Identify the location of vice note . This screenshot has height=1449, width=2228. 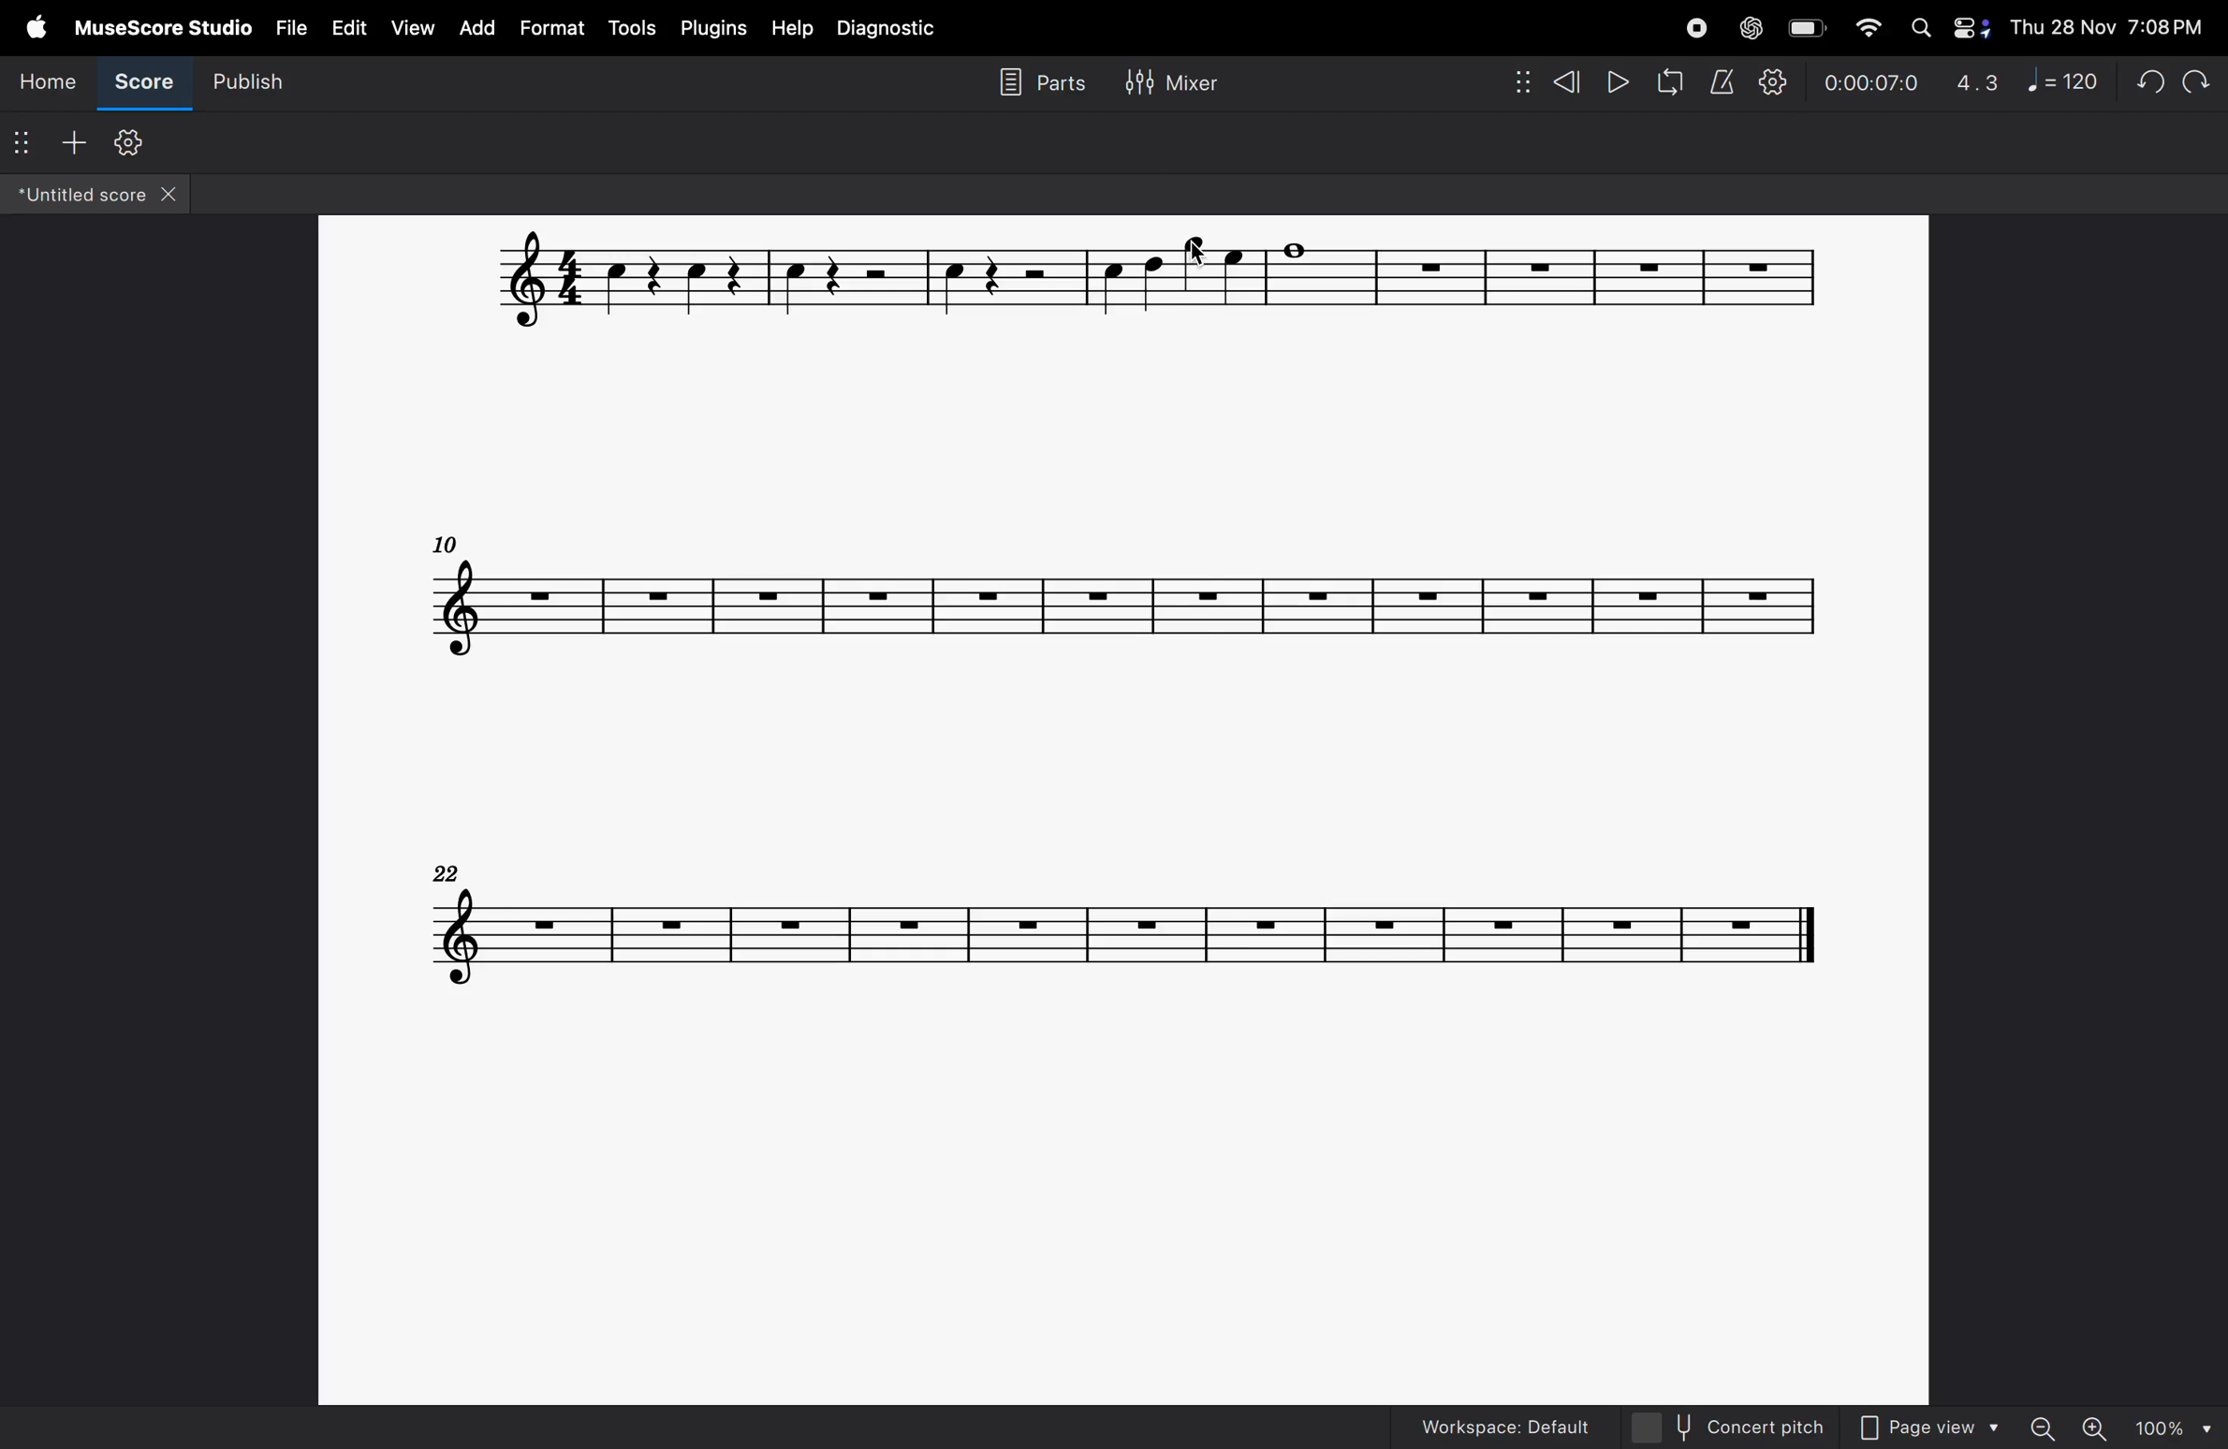
(350, 1427).